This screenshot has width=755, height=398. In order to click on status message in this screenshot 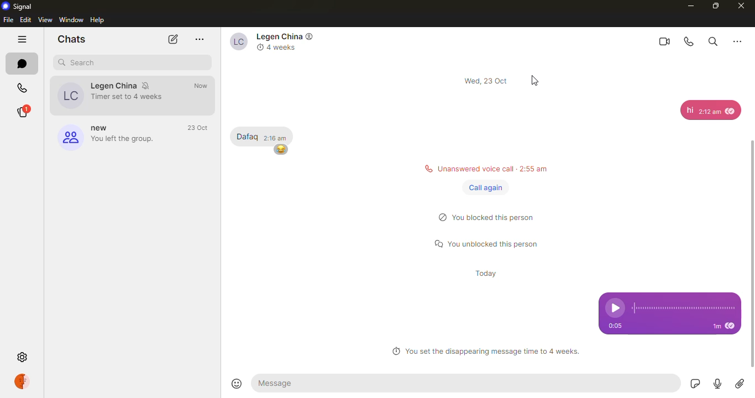, I will do `click(486, 244)`.